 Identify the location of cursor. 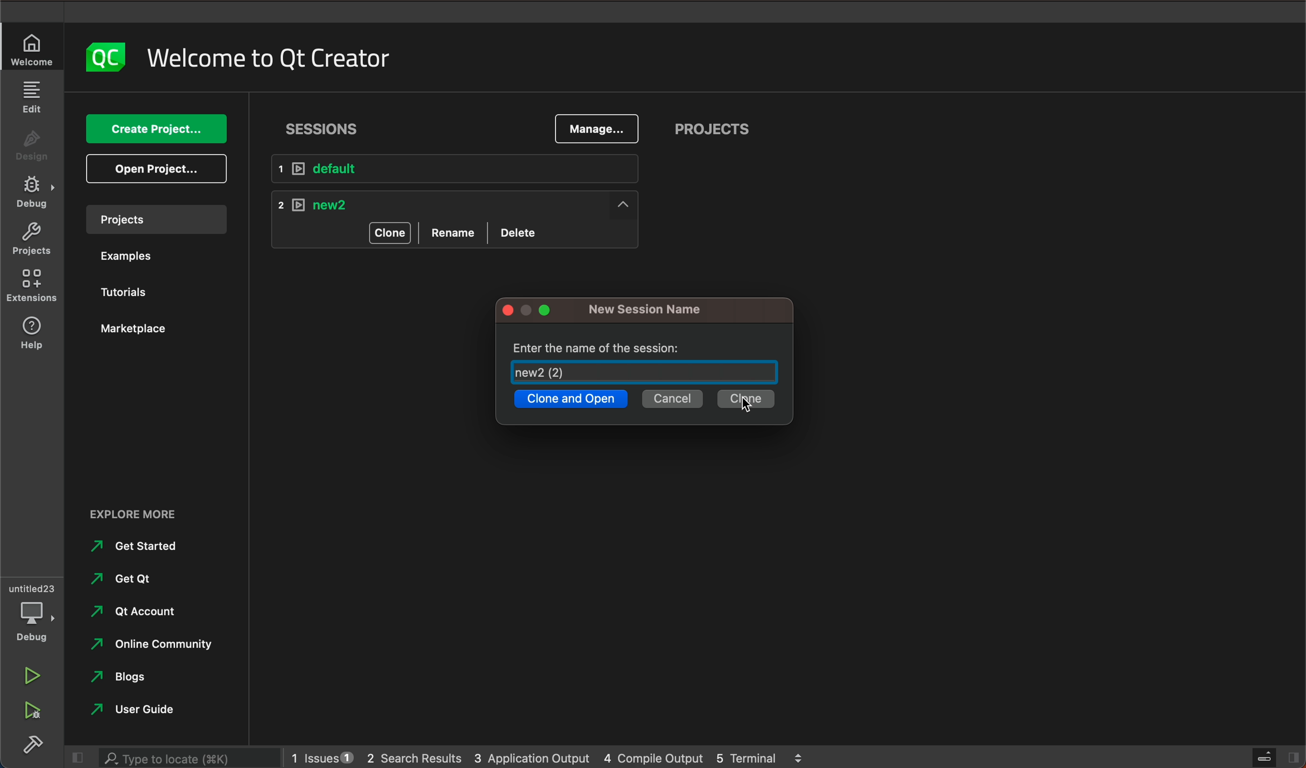
(746, 406).